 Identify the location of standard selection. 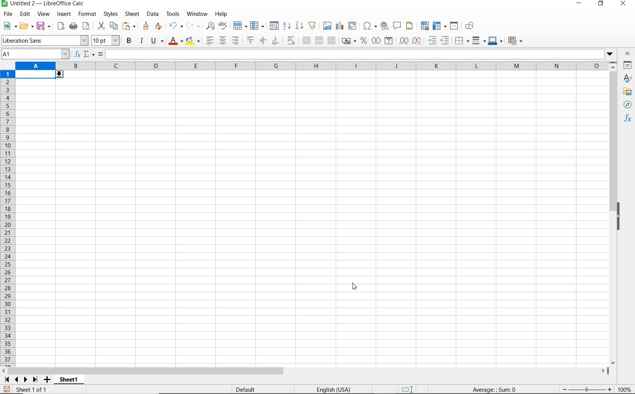
(408, 390).